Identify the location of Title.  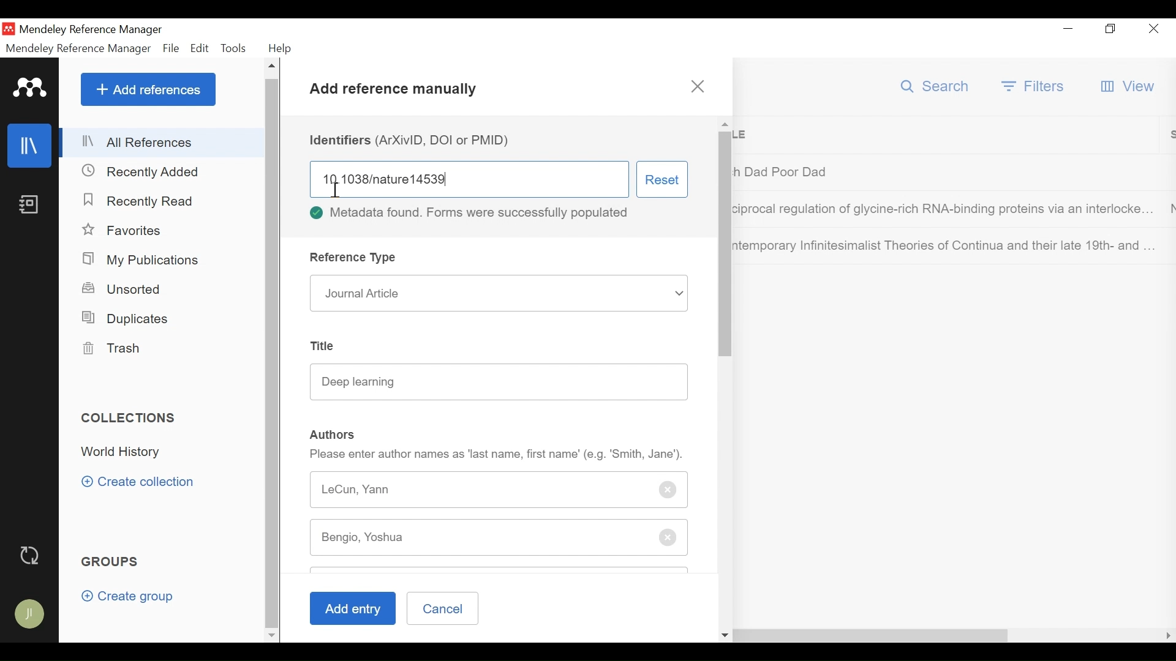
(951, 135).